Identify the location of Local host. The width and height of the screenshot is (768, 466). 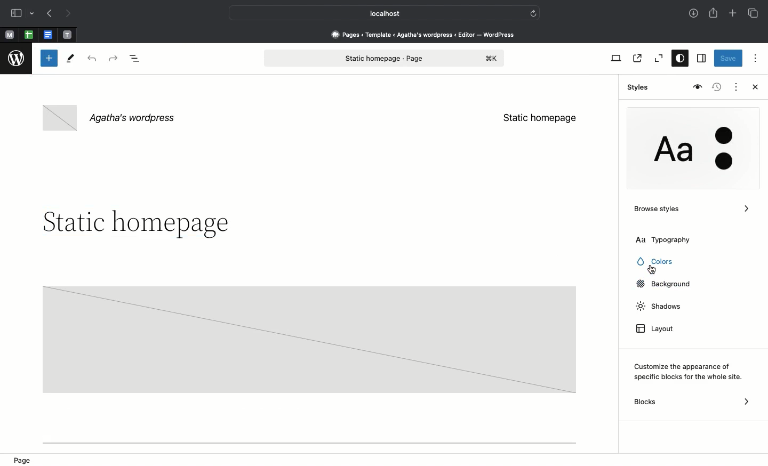
(377, 13).